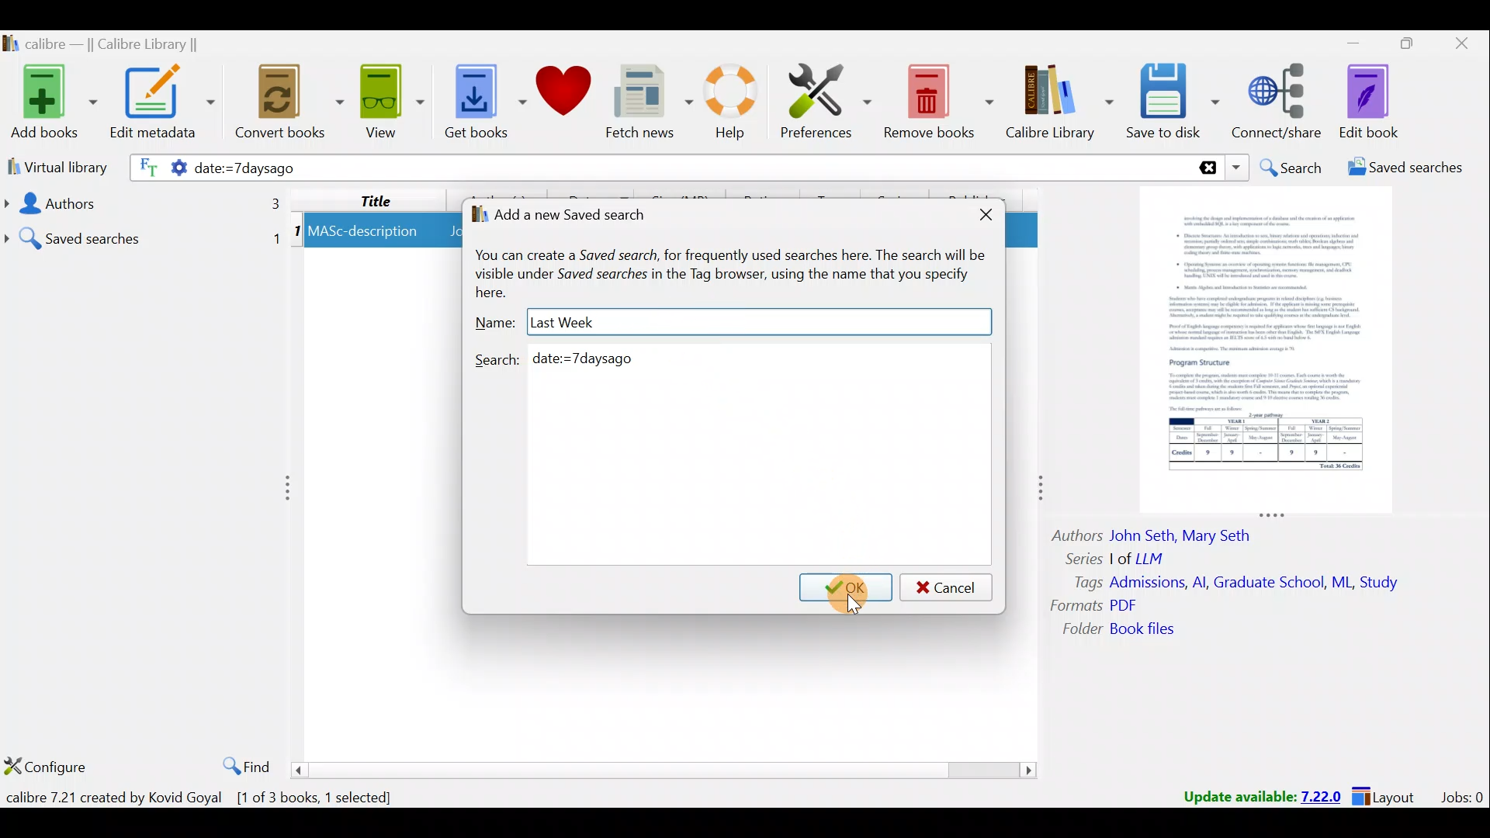  What do you see at coordinates (1381, 101) in the screenshot?
I see `Edit book` at bounding box center [1381, 101].